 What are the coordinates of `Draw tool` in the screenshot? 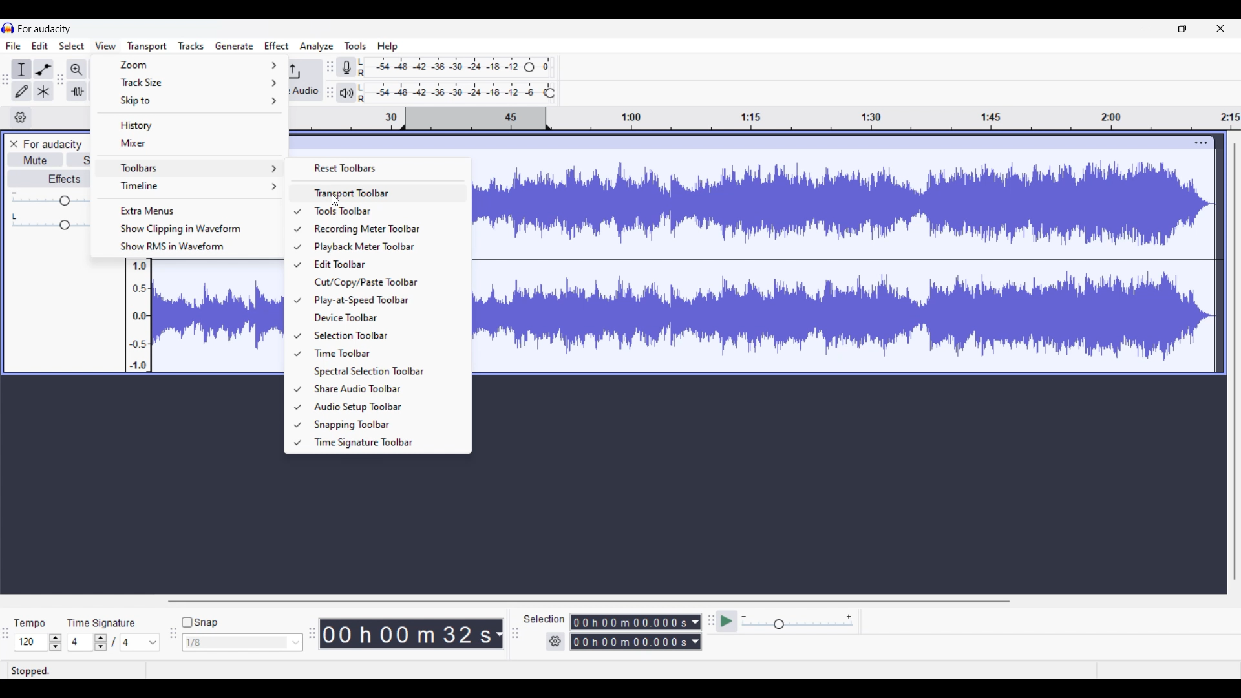 It's located at (22, 91).